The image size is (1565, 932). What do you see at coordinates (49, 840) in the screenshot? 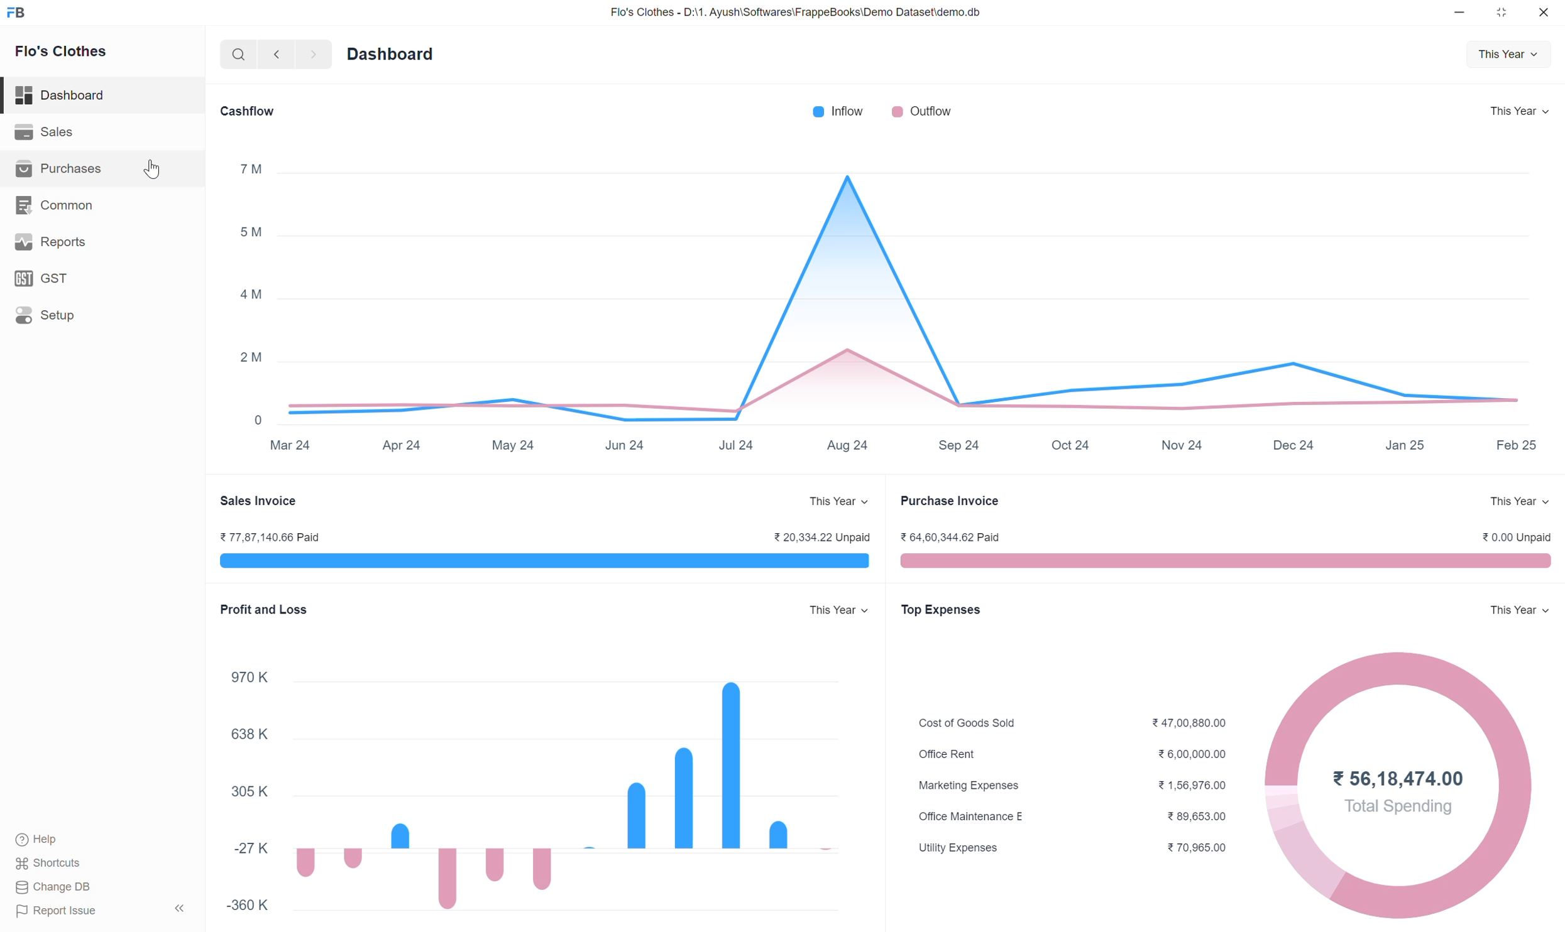
I see `Help` at bounding box center [49, 840].